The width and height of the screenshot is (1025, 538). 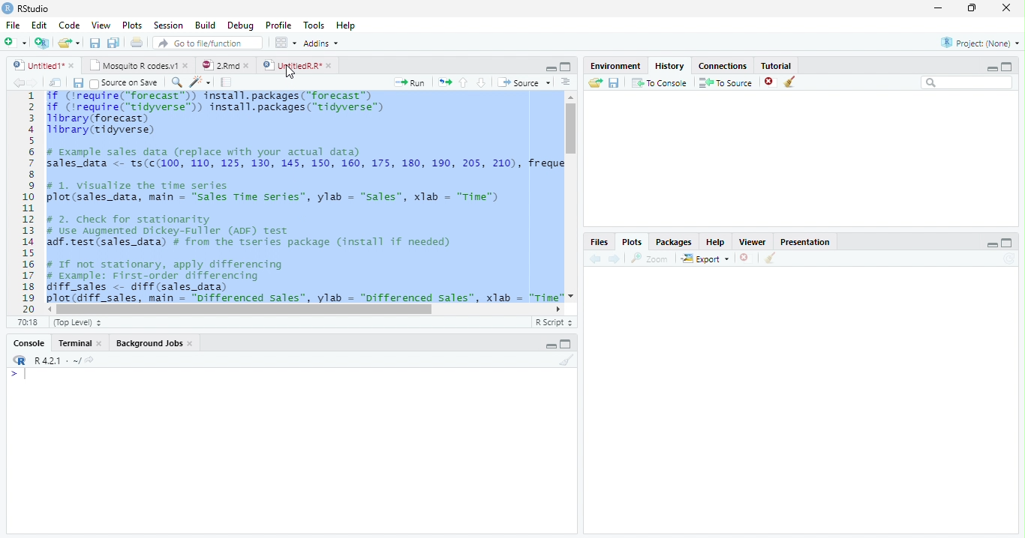 I want to click on Scroll, so click(x=571, y=196).